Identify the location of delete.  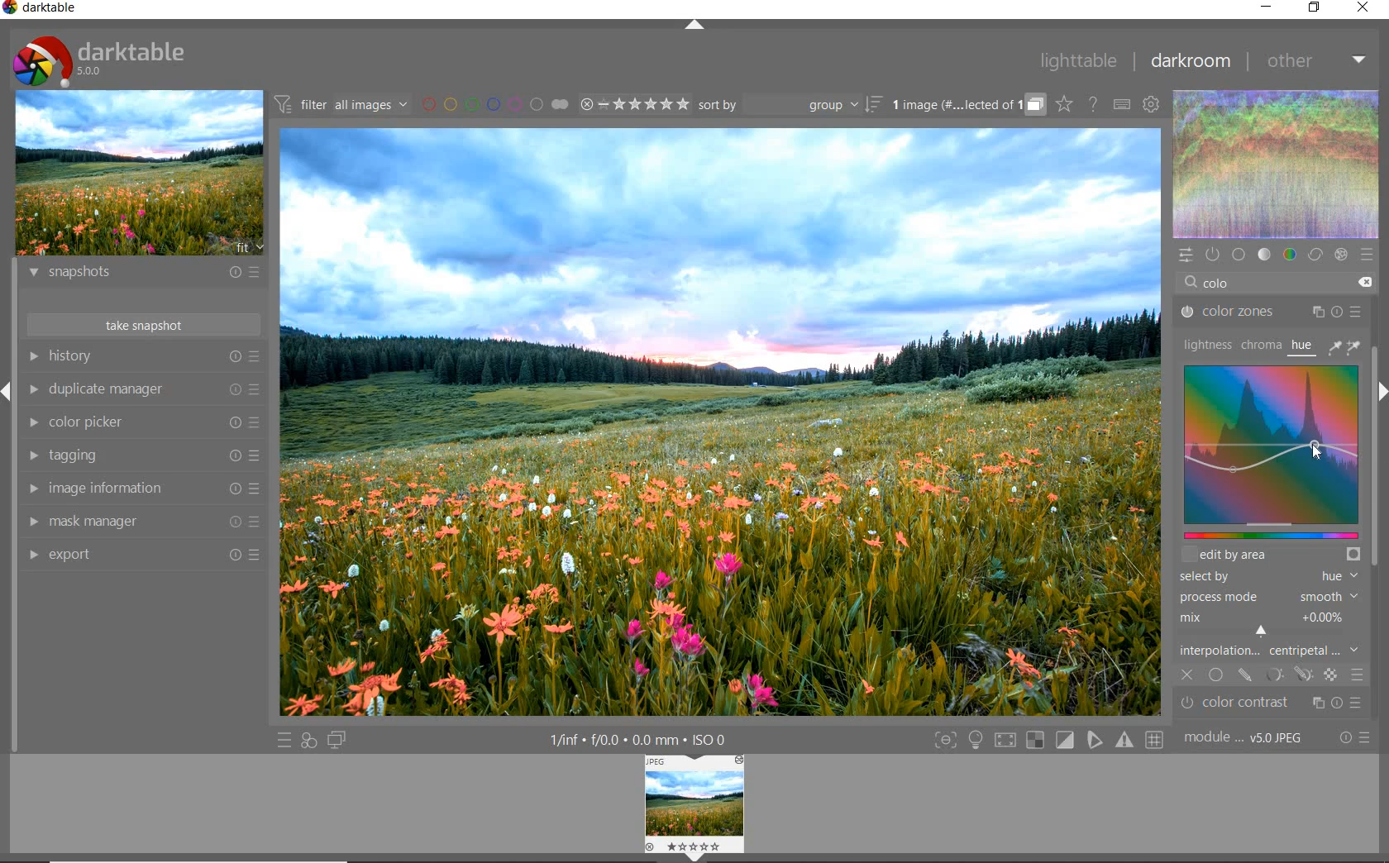
(1365, 283).